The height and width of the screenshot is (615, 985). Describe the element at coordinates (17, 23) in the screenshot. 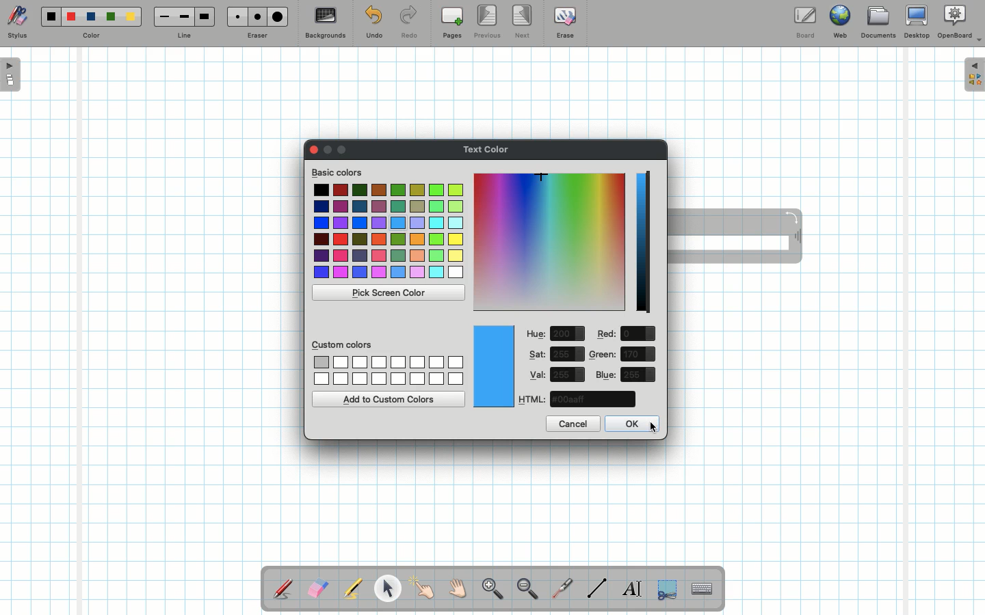

I see `Stylus` at that location.